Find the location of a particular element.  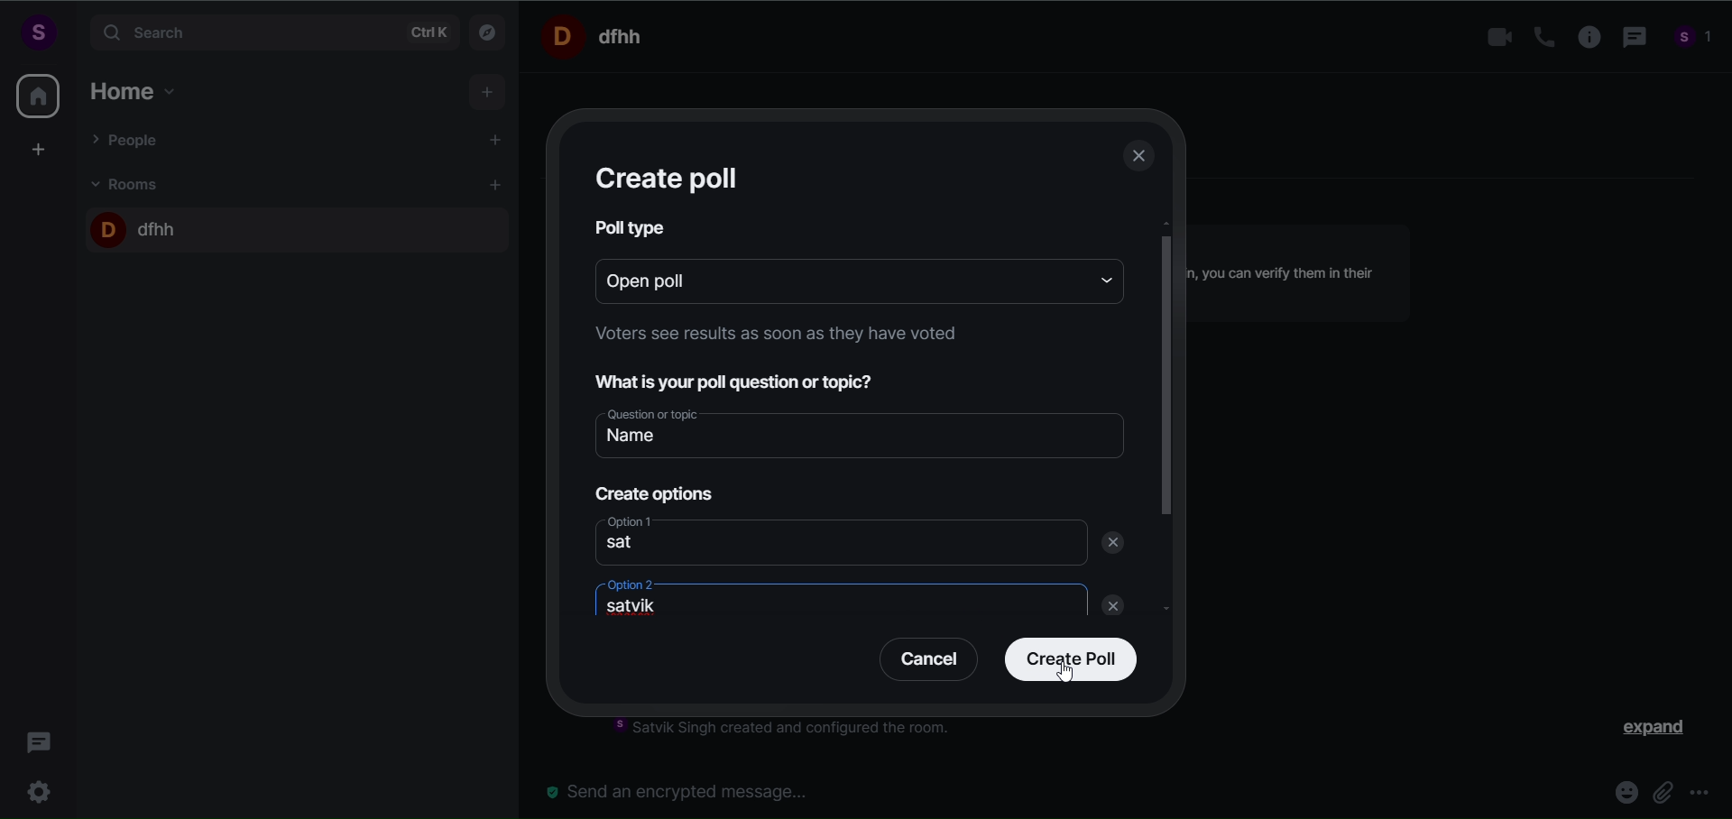

poll type is located at coordinates (633, 234).